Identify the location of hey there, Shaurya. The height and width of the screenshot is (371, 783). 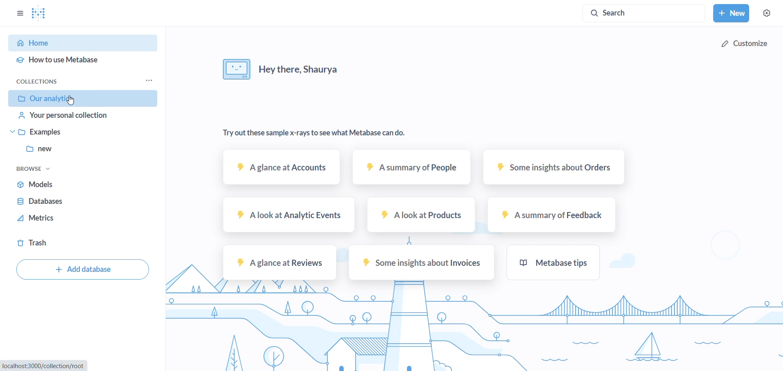
(291, 71).